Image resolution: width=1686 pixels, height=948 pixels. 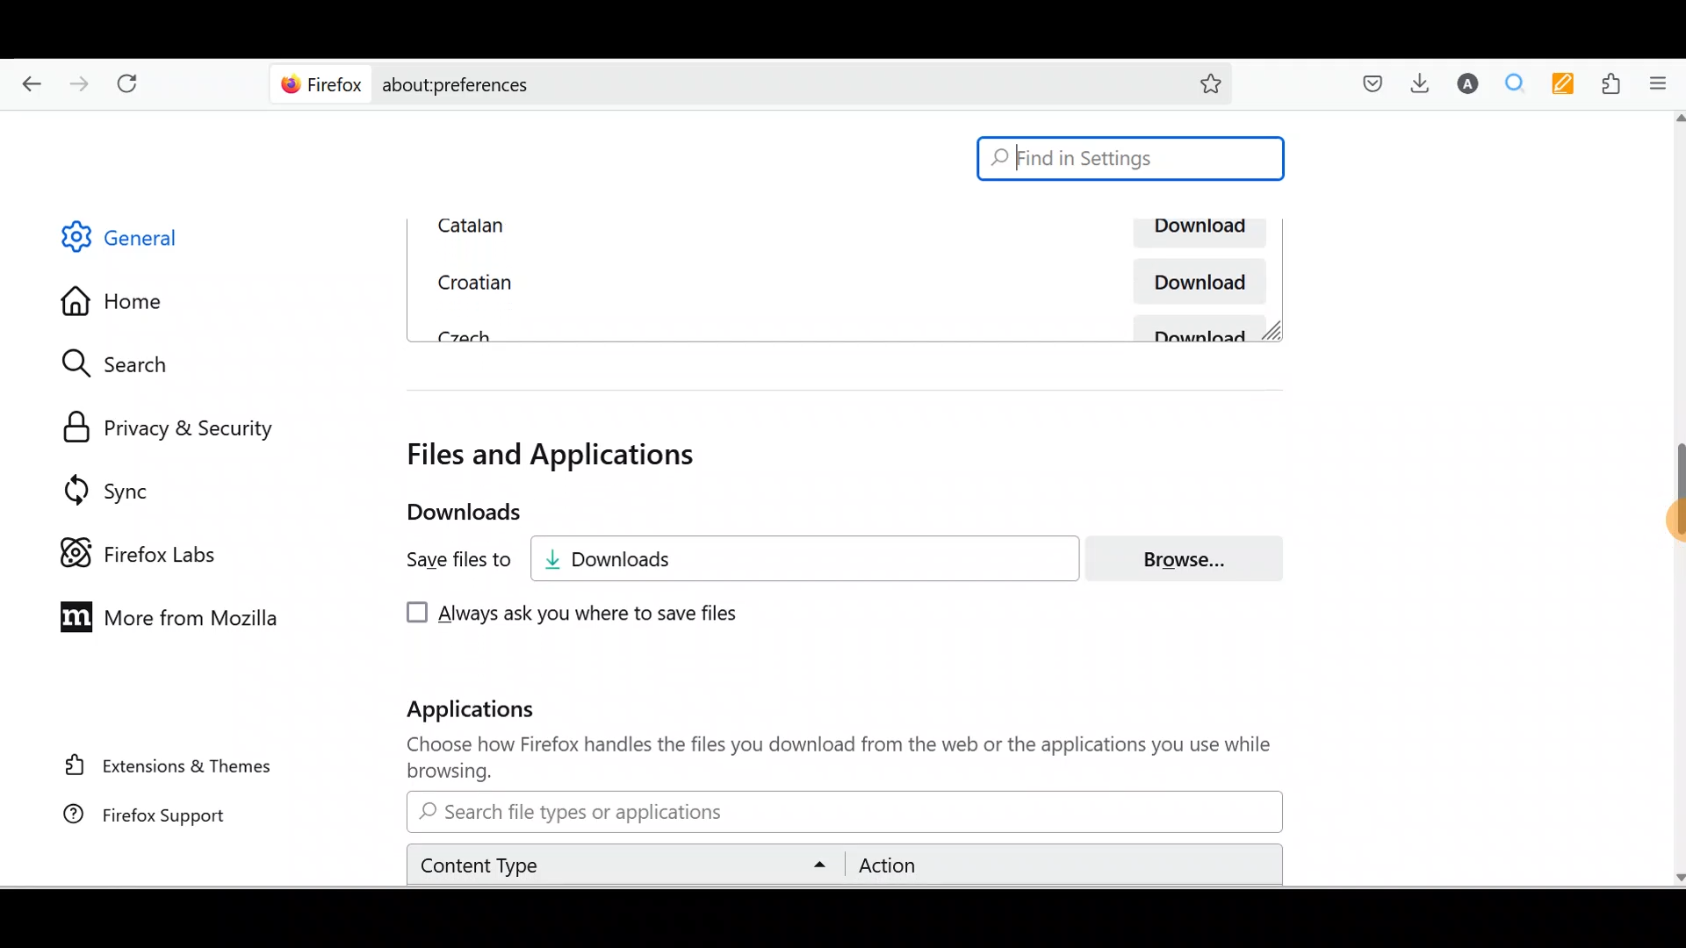 What do you see at coordinates (1195, 558) in the screenshot?
I see `Browse` at bounding box center [1195, 558].